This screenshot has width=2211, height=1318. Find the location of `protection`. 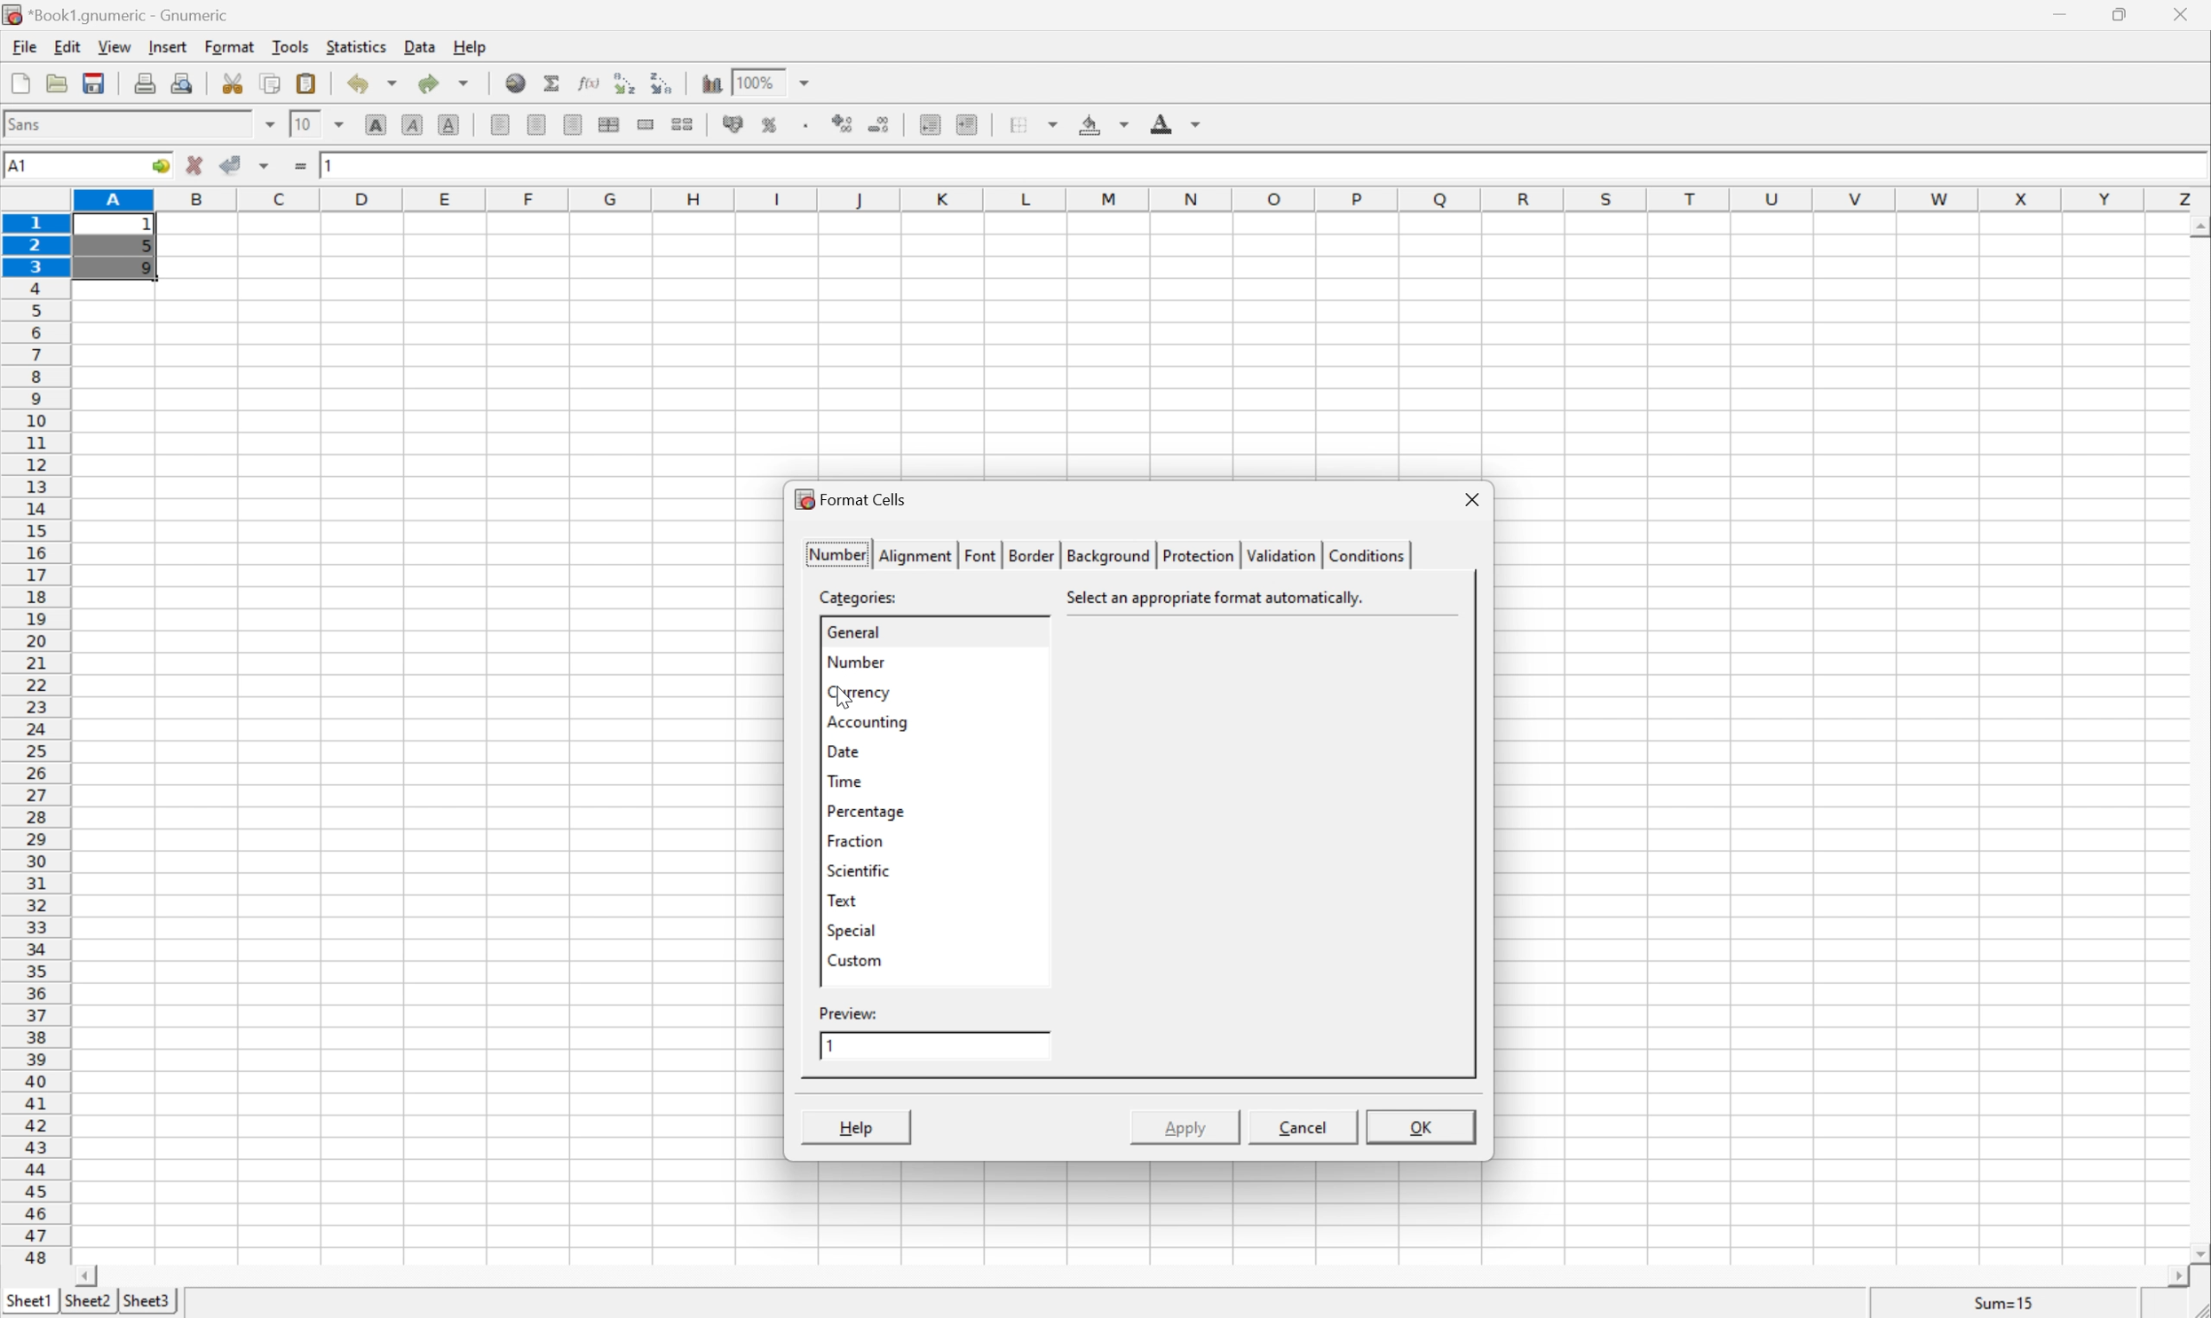

protection is located at coordinates (1195, 555).